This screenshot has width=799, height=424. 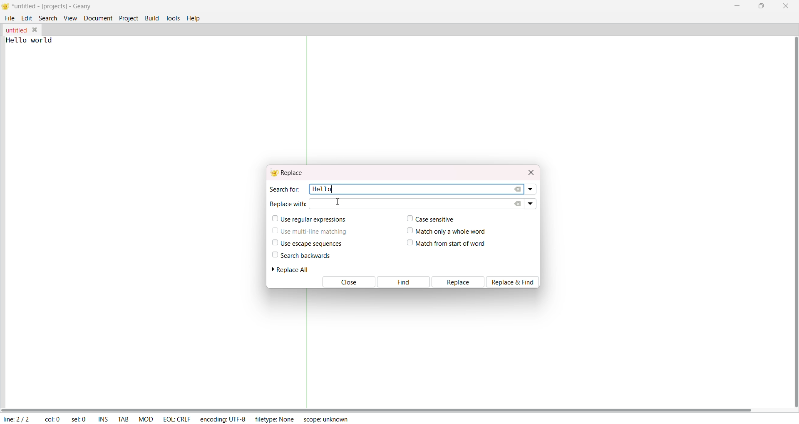 I want to click on use regular expressions, so click(x=310, y=219).